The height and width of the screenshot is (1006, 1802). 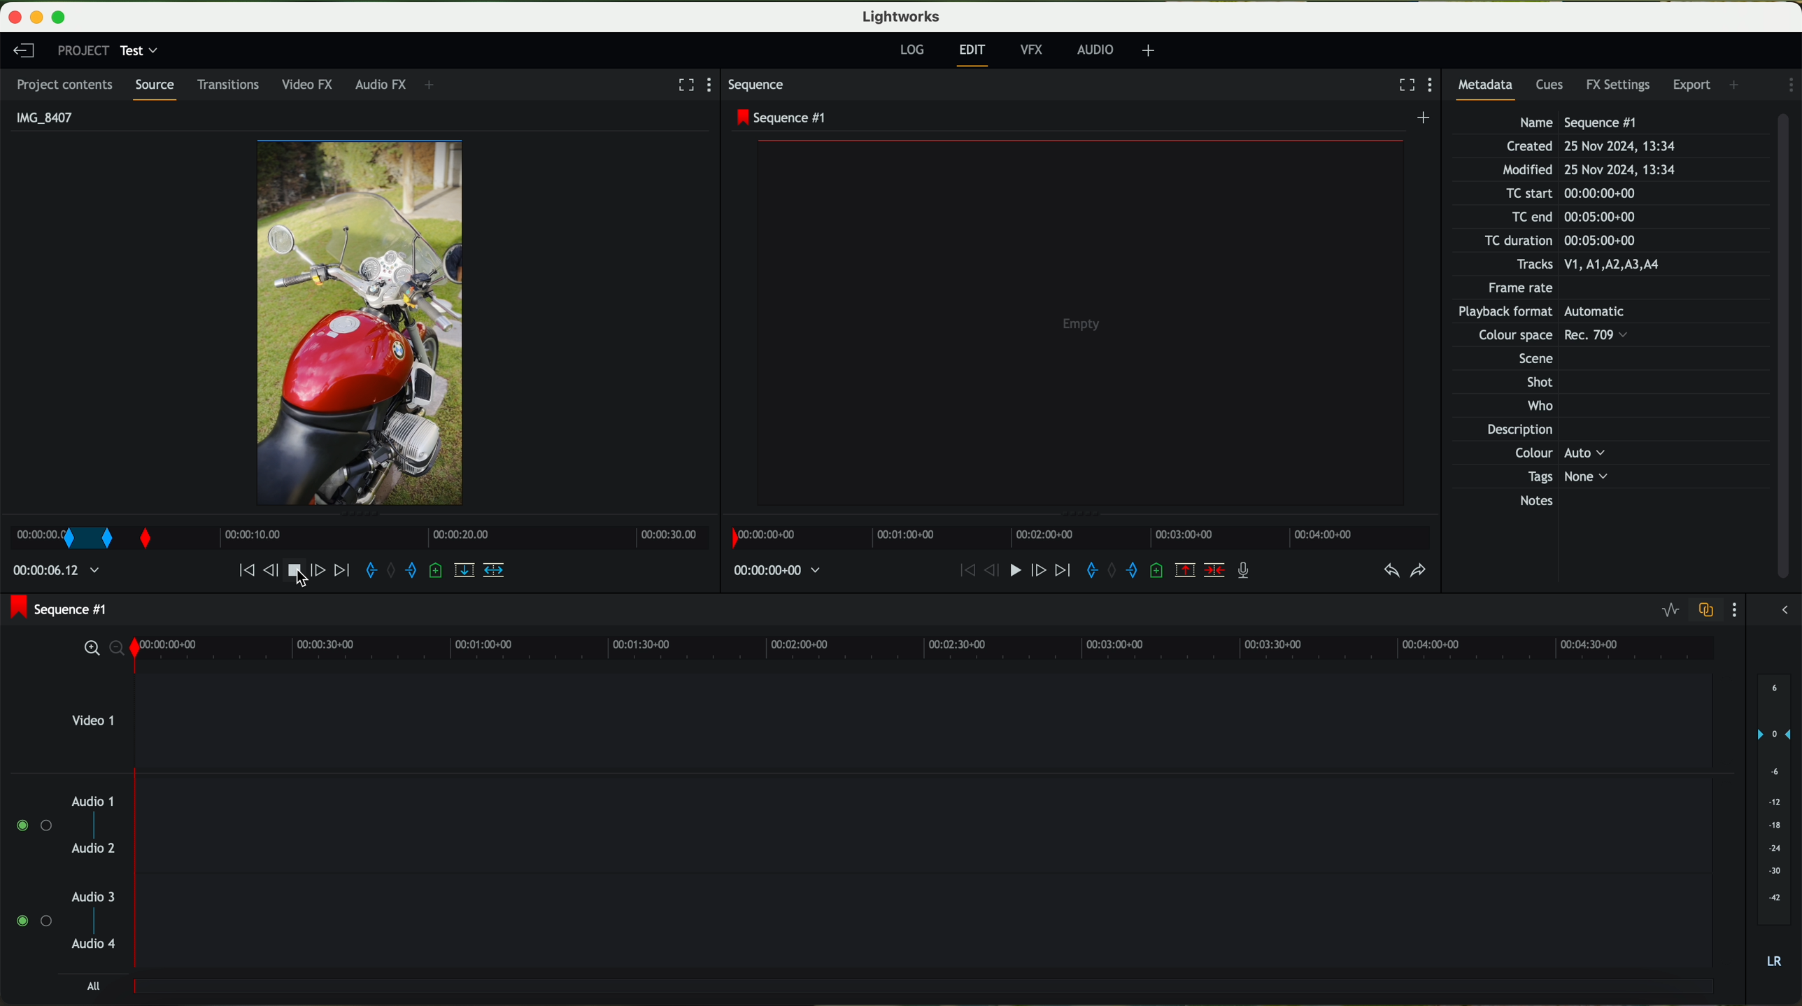 What do you see at coordinates (298, 570) in the screenshot?
I see ` play` at bounding box center [298, 570].